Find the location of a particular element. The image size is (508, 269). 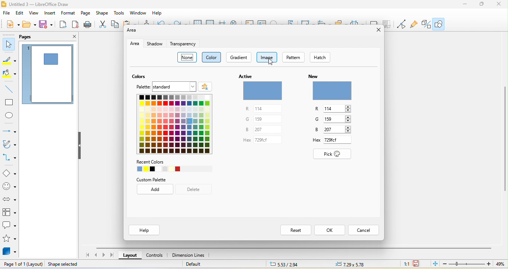

insert is located at coordinates (52, 13).